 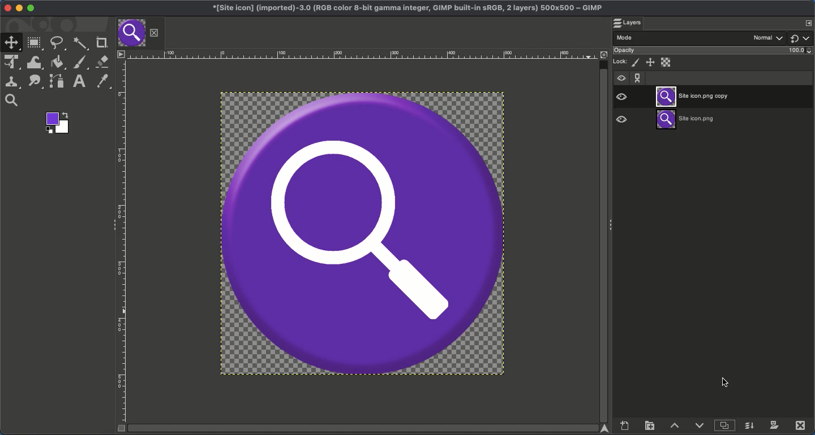 I want to click on Fuzzy selector, so click(x=81, y=43).